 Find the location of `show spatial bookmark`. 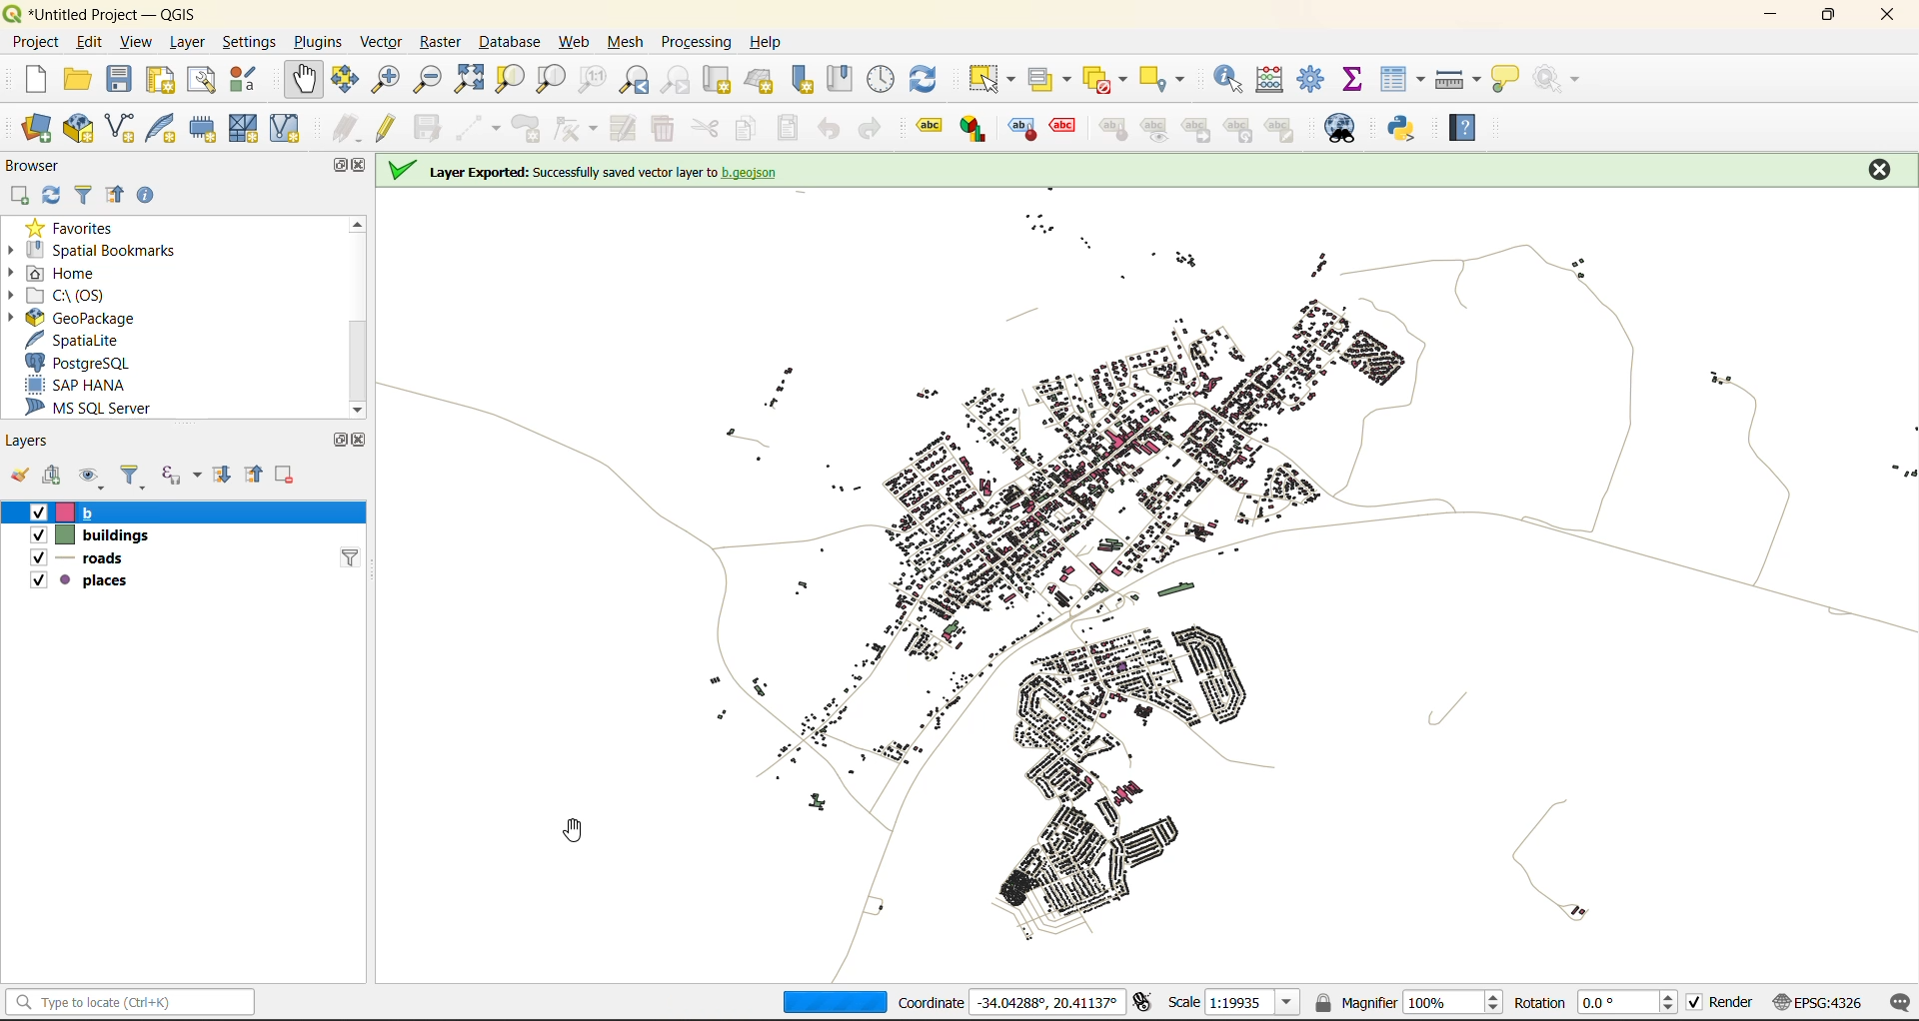

show spatial bookmark is located at coordinates (844, 79).